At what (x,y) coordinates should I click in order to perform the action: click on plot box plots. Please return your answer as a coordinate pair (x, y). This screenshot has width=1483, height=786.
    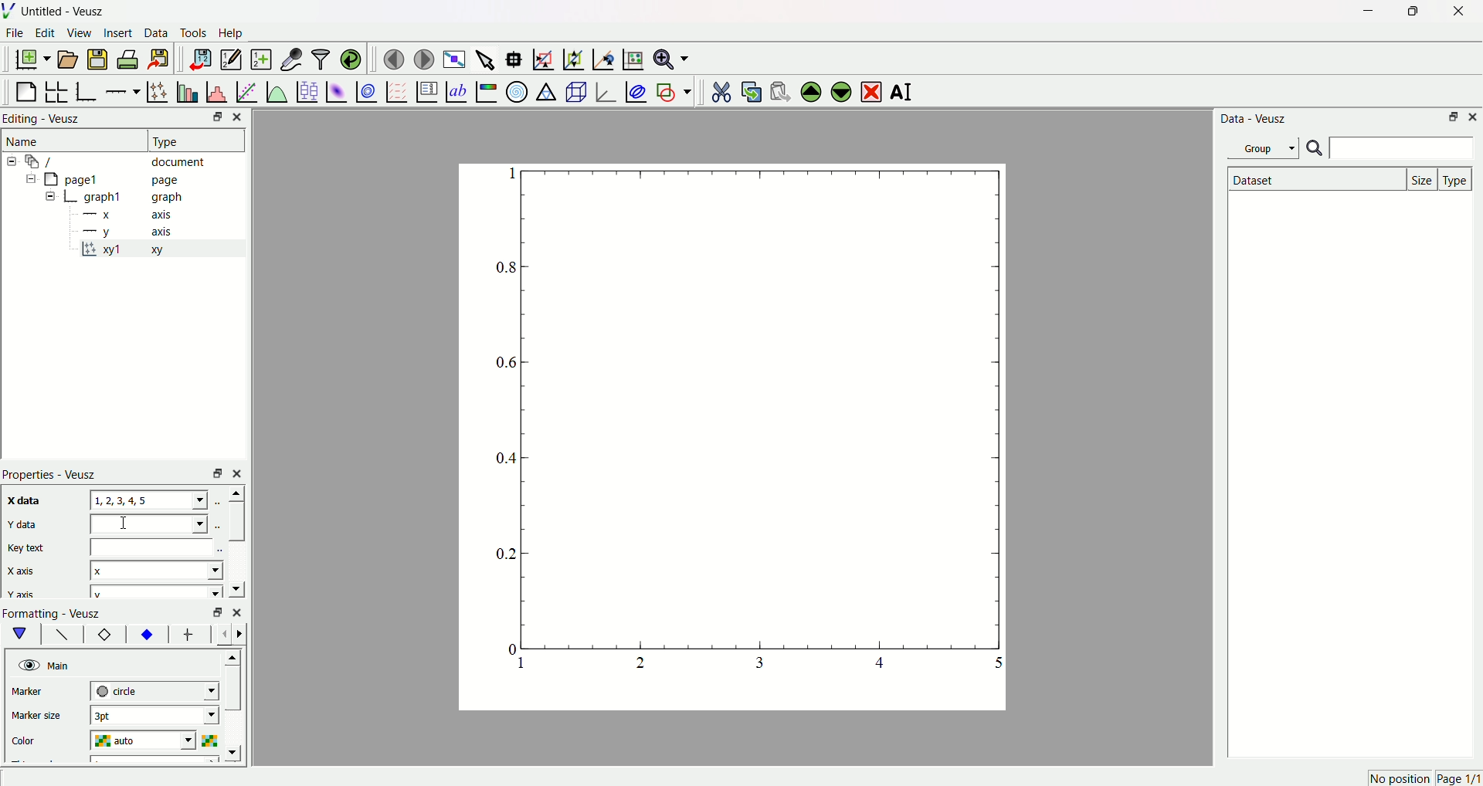
    Looking at the image, I should click on (307, 90).